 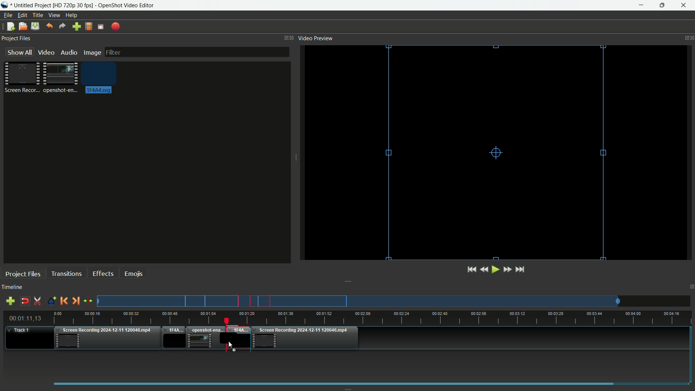 I want to click on Close timeline, so click(x=691, y=288).